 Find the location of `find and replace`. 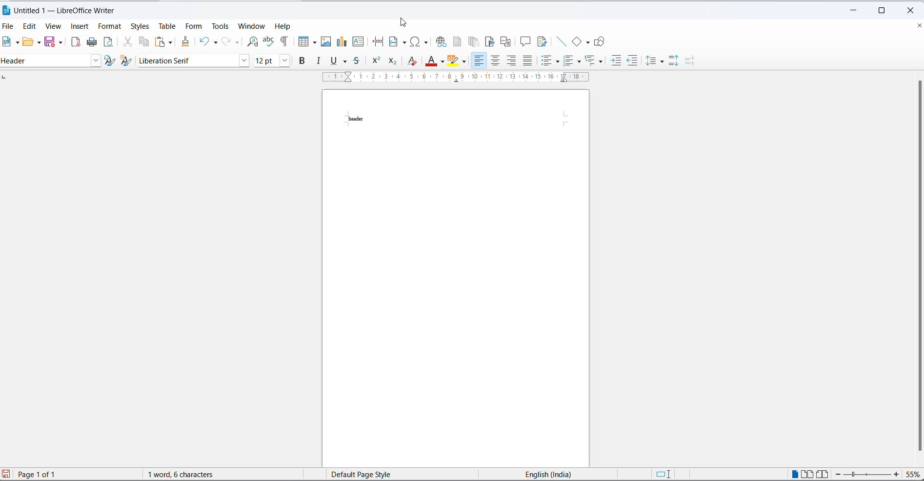

find and replace is located at coordinates (253, 40).